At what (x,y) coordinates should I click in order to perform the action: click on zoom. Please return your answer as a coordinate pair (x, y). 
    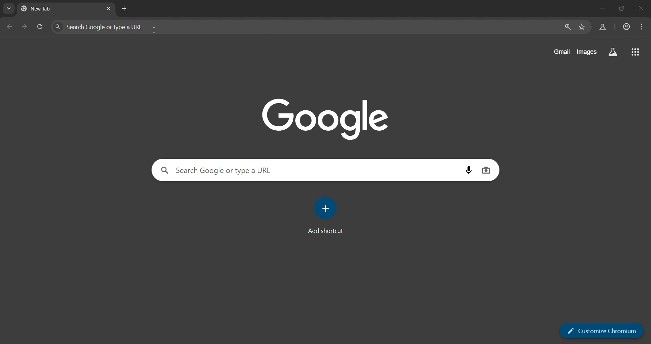
    Looking at the image, I should click on (567, 26).